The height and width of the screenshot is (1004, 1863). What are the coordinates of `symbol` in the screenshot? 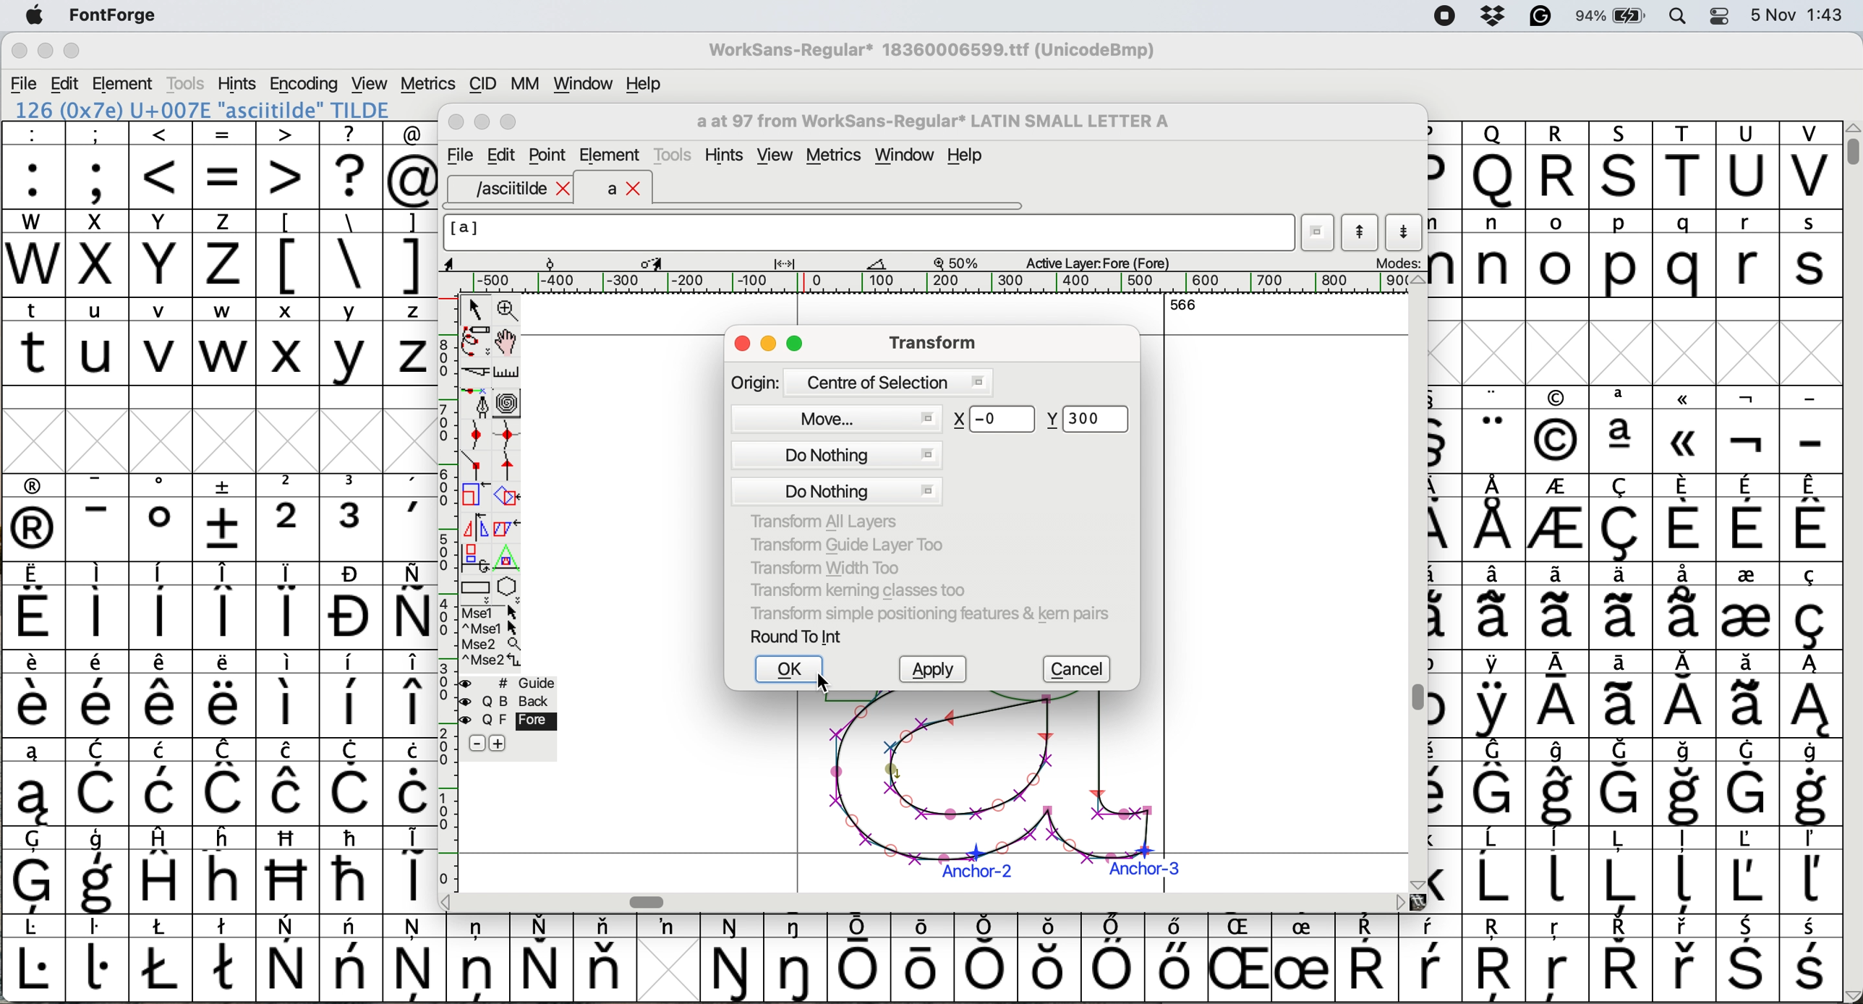 It's located at (413, 782).